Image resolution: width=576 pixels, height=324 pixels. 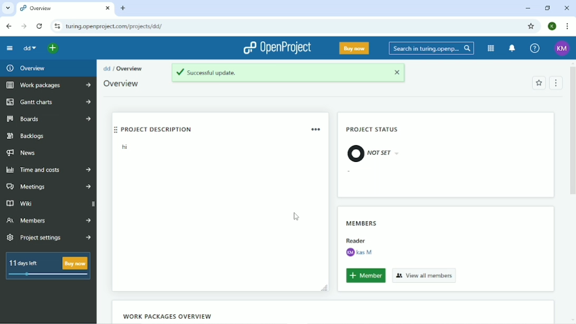 What do you see at coordinates (9, 48) in the screenshot?
I see `Collapse project menu` at bounding box center [9, 48].